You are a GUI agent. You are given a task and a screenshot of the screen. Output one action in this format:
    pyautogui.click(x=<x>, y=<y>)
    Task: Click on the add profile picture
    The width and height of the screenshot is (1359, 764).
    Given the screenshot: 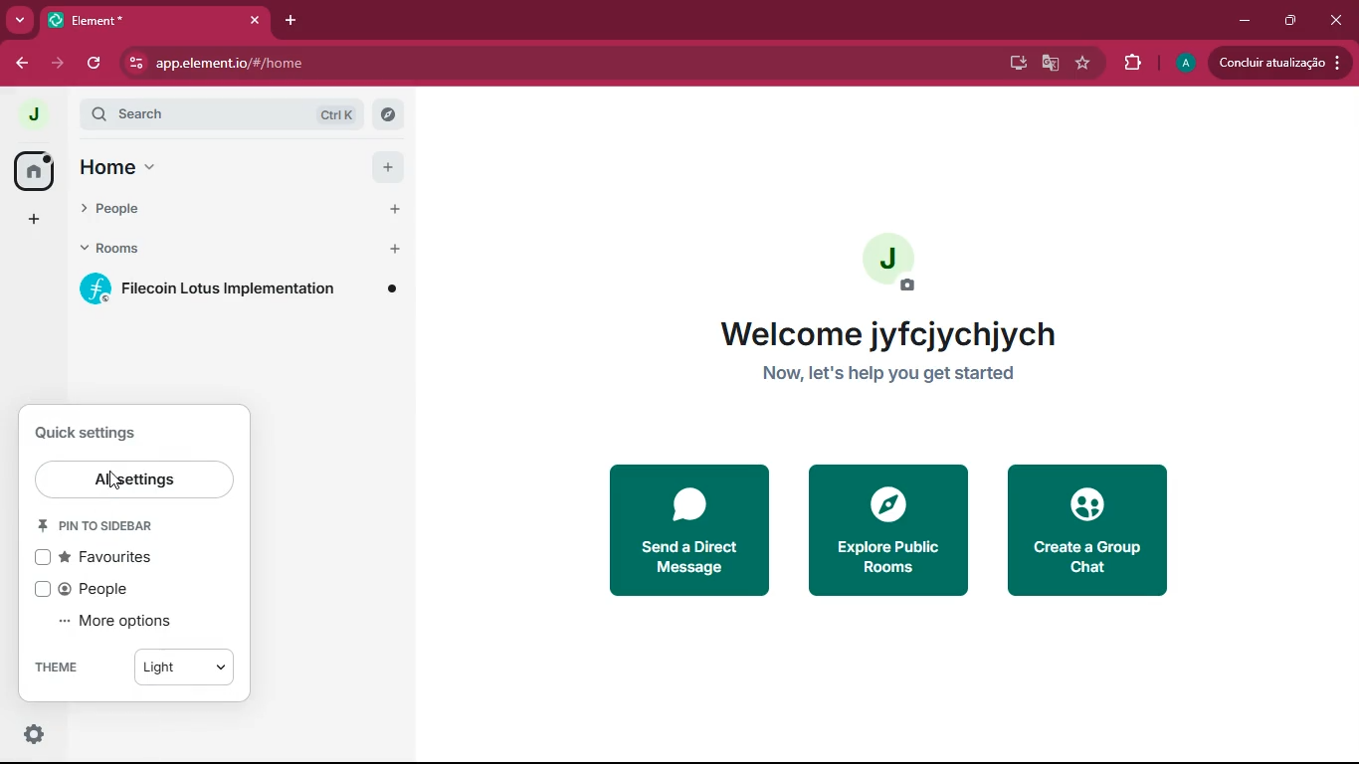 What is the action you would take?
    pyautogui.click(x=895, y=263)
    